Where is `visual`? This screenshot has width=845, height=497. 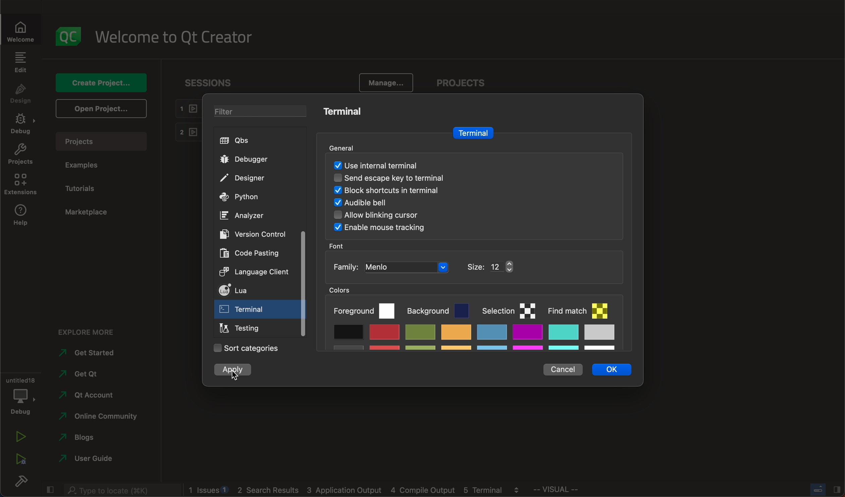
visual is located at coordinates (579, 491).